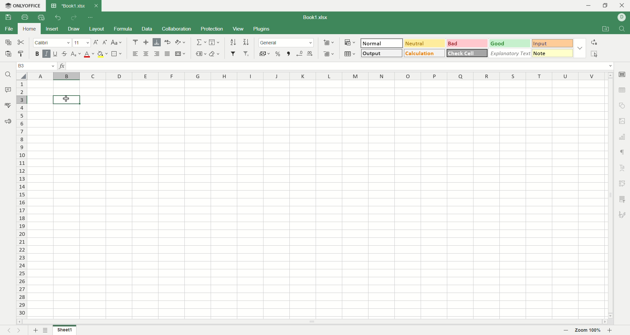 This screenshot has width=630, height=335. What do you see at coordinates (156, 42) in the screenshot?
I see `align bottom` at bounding box center [156, 42].